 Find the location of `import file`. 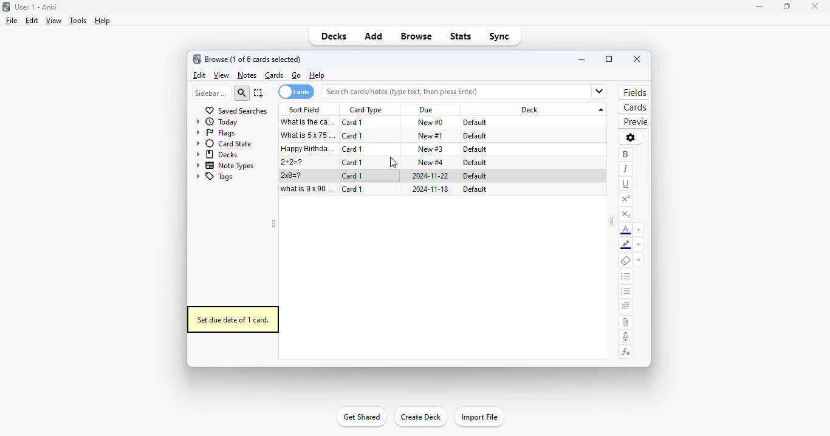

import file is located at coordinates (479, 417).